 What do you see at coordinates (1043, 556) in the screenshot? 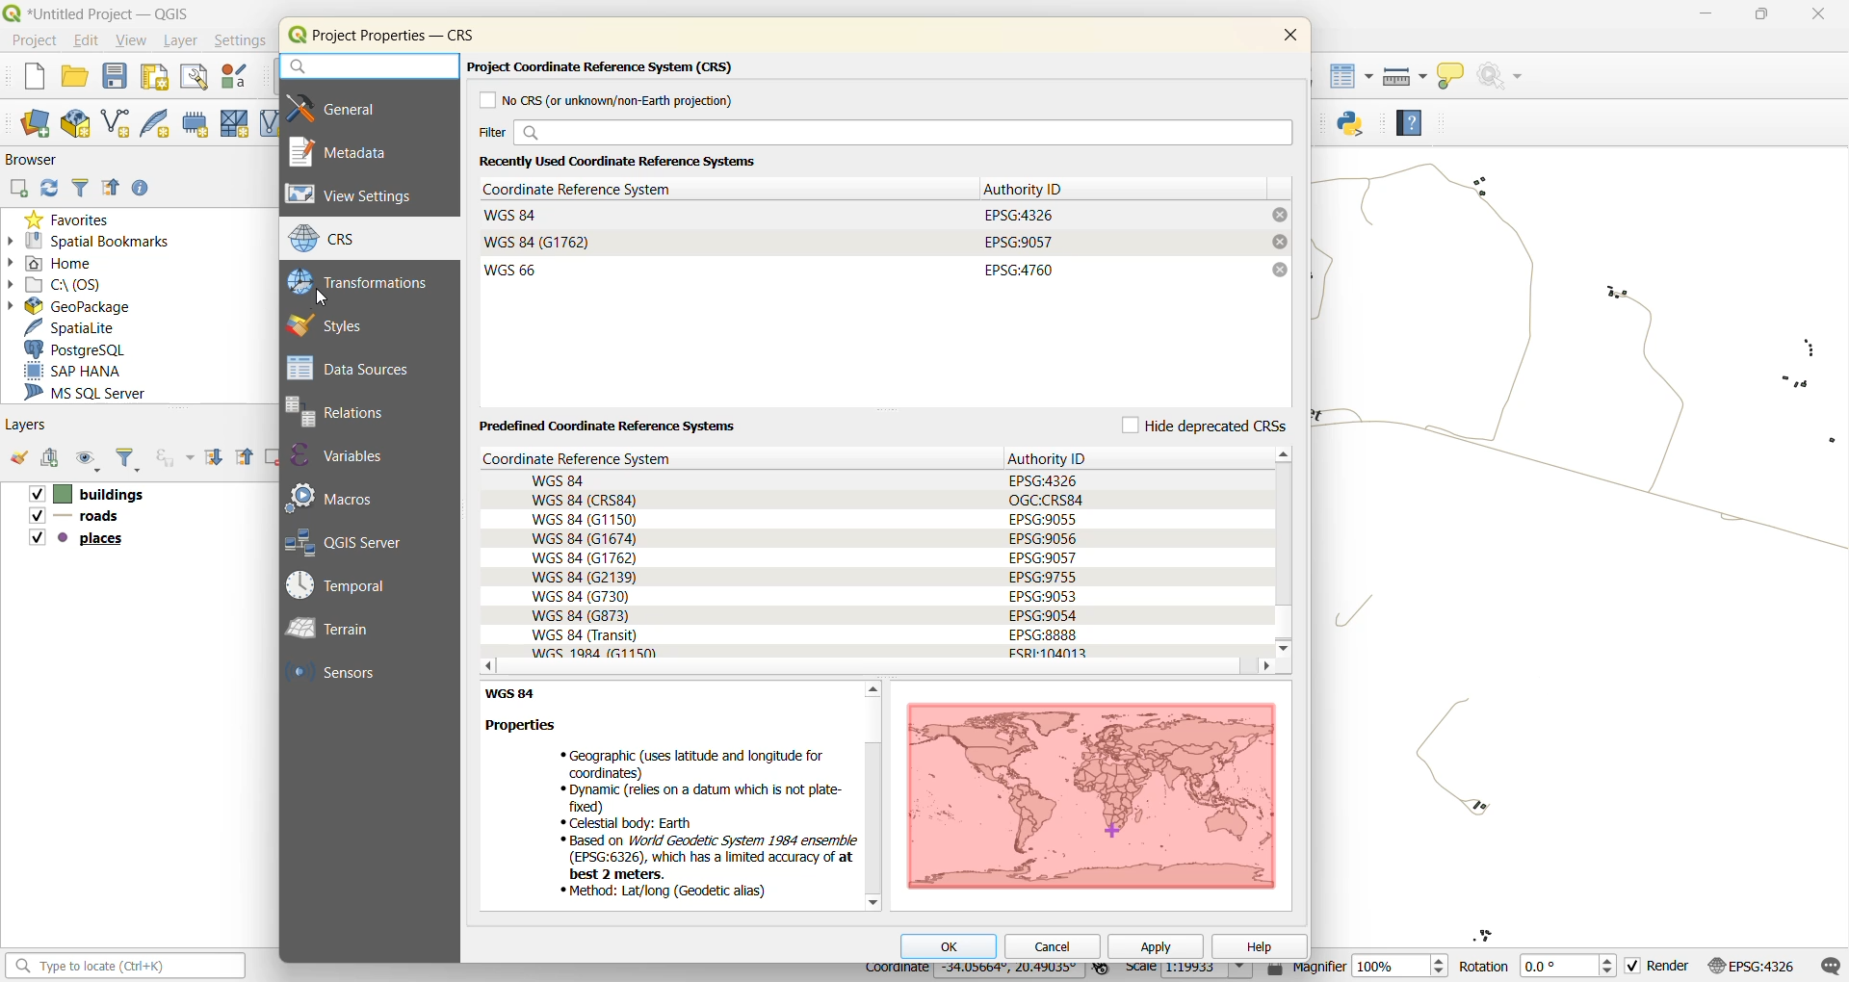
I see `EPSG:9057` at bounding box center [1043, 556].